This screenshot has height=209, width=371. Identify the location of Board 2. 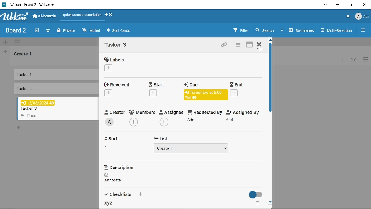
(16, 31).